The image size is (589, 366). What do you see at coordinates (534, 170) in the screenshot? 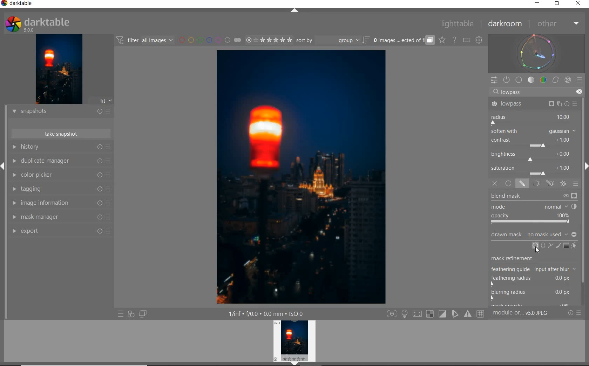
I see `SATURATION` at bounding box center [534, 170].